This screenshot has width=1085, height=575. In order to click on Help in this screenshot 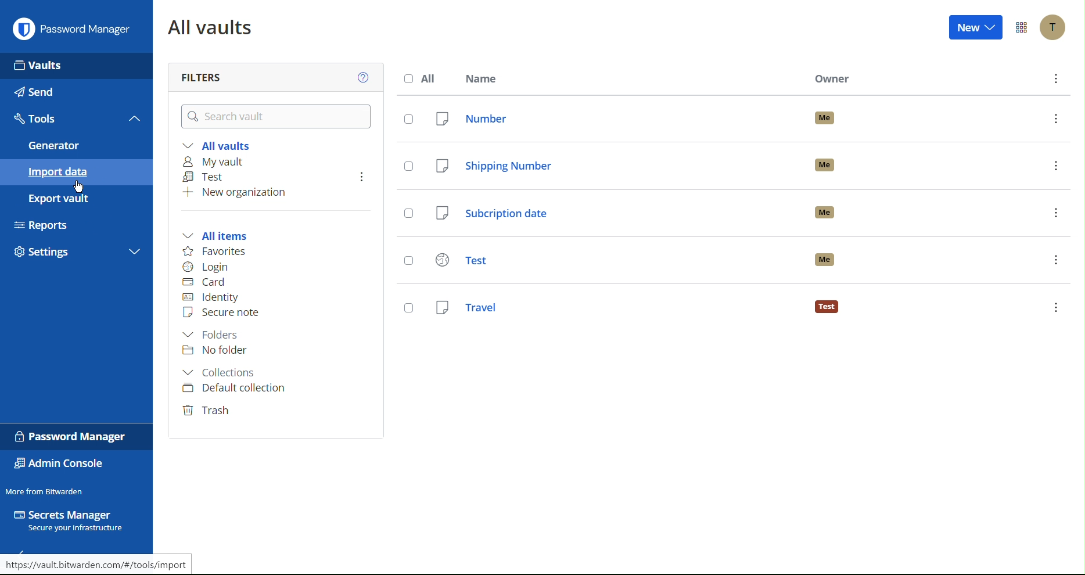, I will do `click(365, 77)`.